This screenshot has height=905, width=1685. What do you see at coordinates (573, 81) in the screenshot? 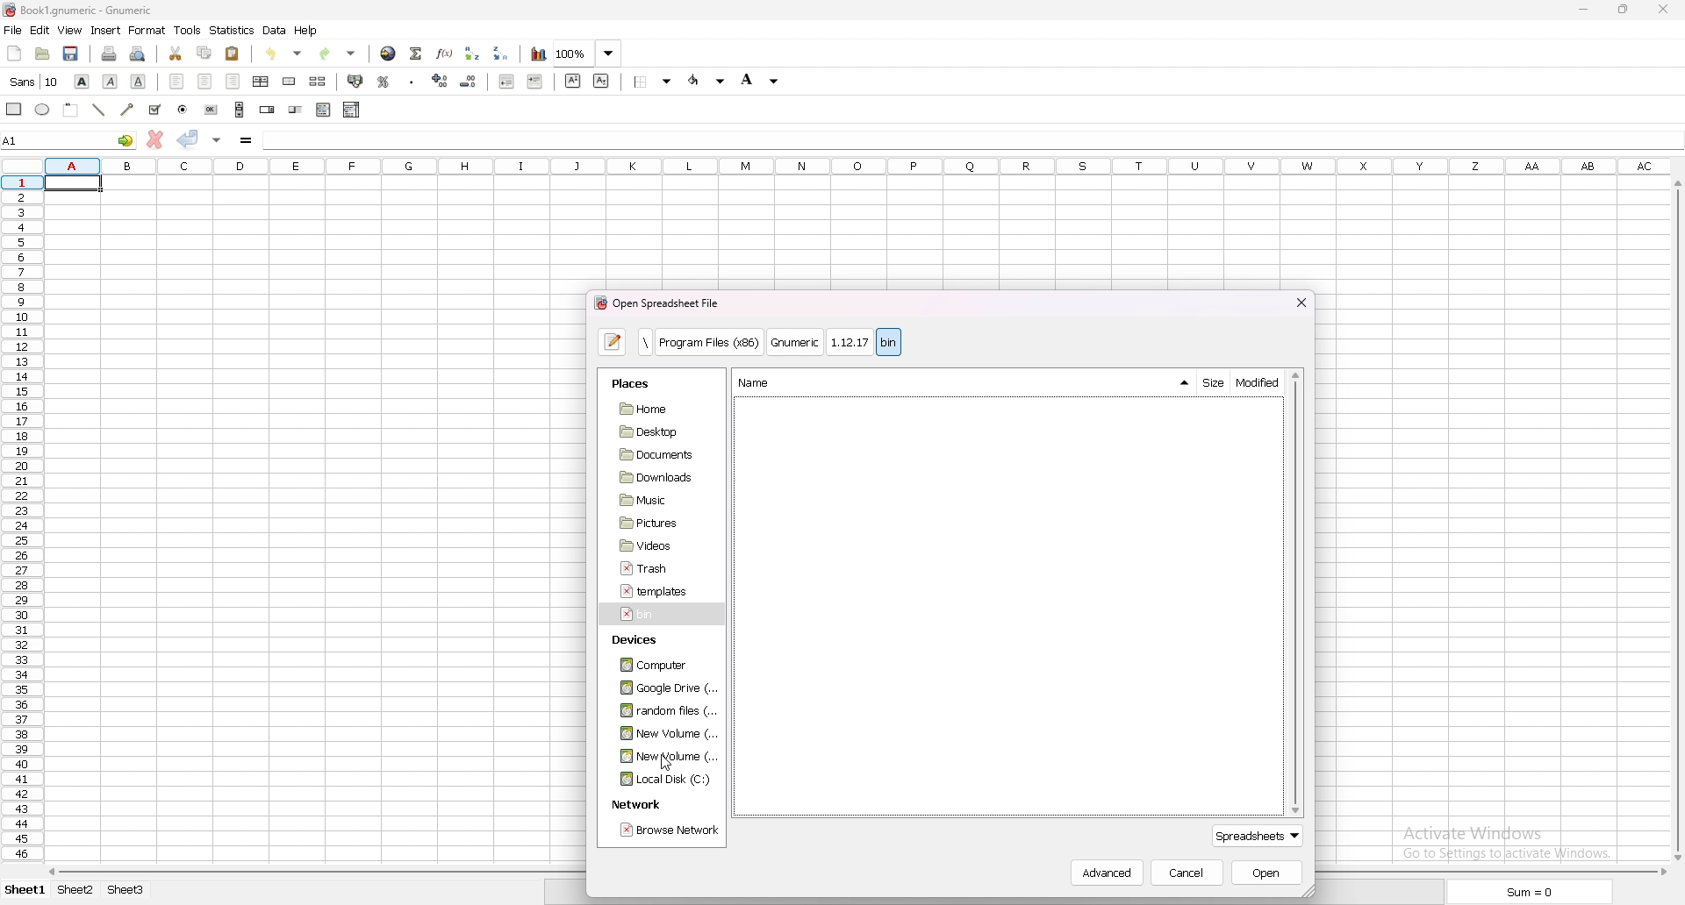
I see `superscript` at bounding box center [573, 81].